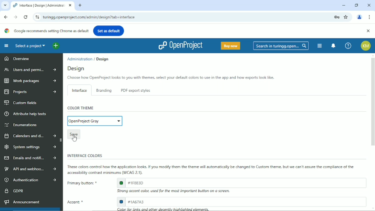 Image resolution: width=375 pixels, height=211 pixels. I want to click on ll accessibility contrast minimums (WCAG 2.1)., so click(105, 173).